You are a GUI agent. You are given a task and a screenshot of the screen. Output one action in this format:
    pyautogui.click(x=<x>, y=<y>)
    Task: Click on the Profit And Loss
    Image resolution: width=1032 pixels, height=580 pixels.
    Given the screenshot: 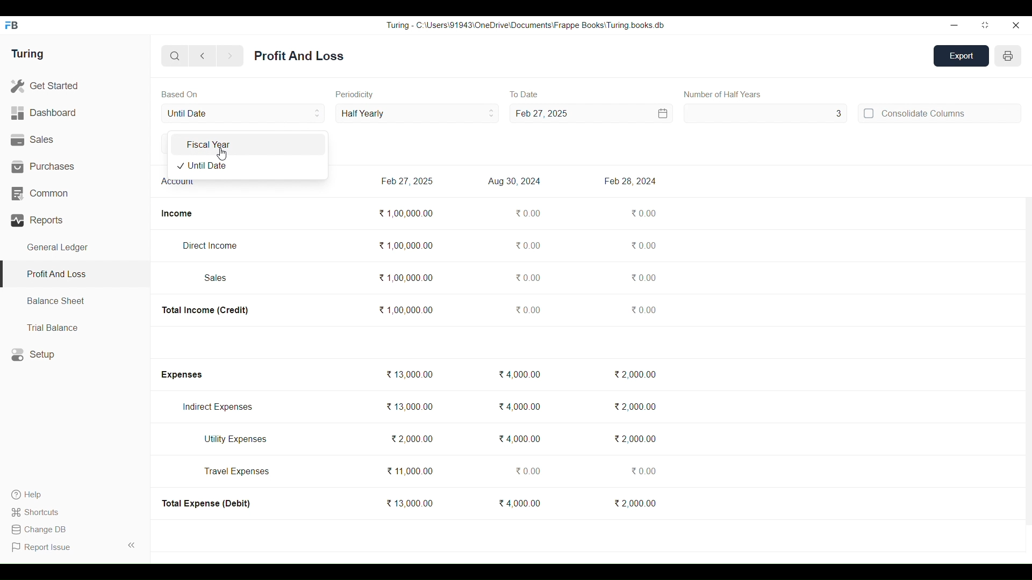 What is the action you would take?
    pyautogui.click(x=299, y=56)
    